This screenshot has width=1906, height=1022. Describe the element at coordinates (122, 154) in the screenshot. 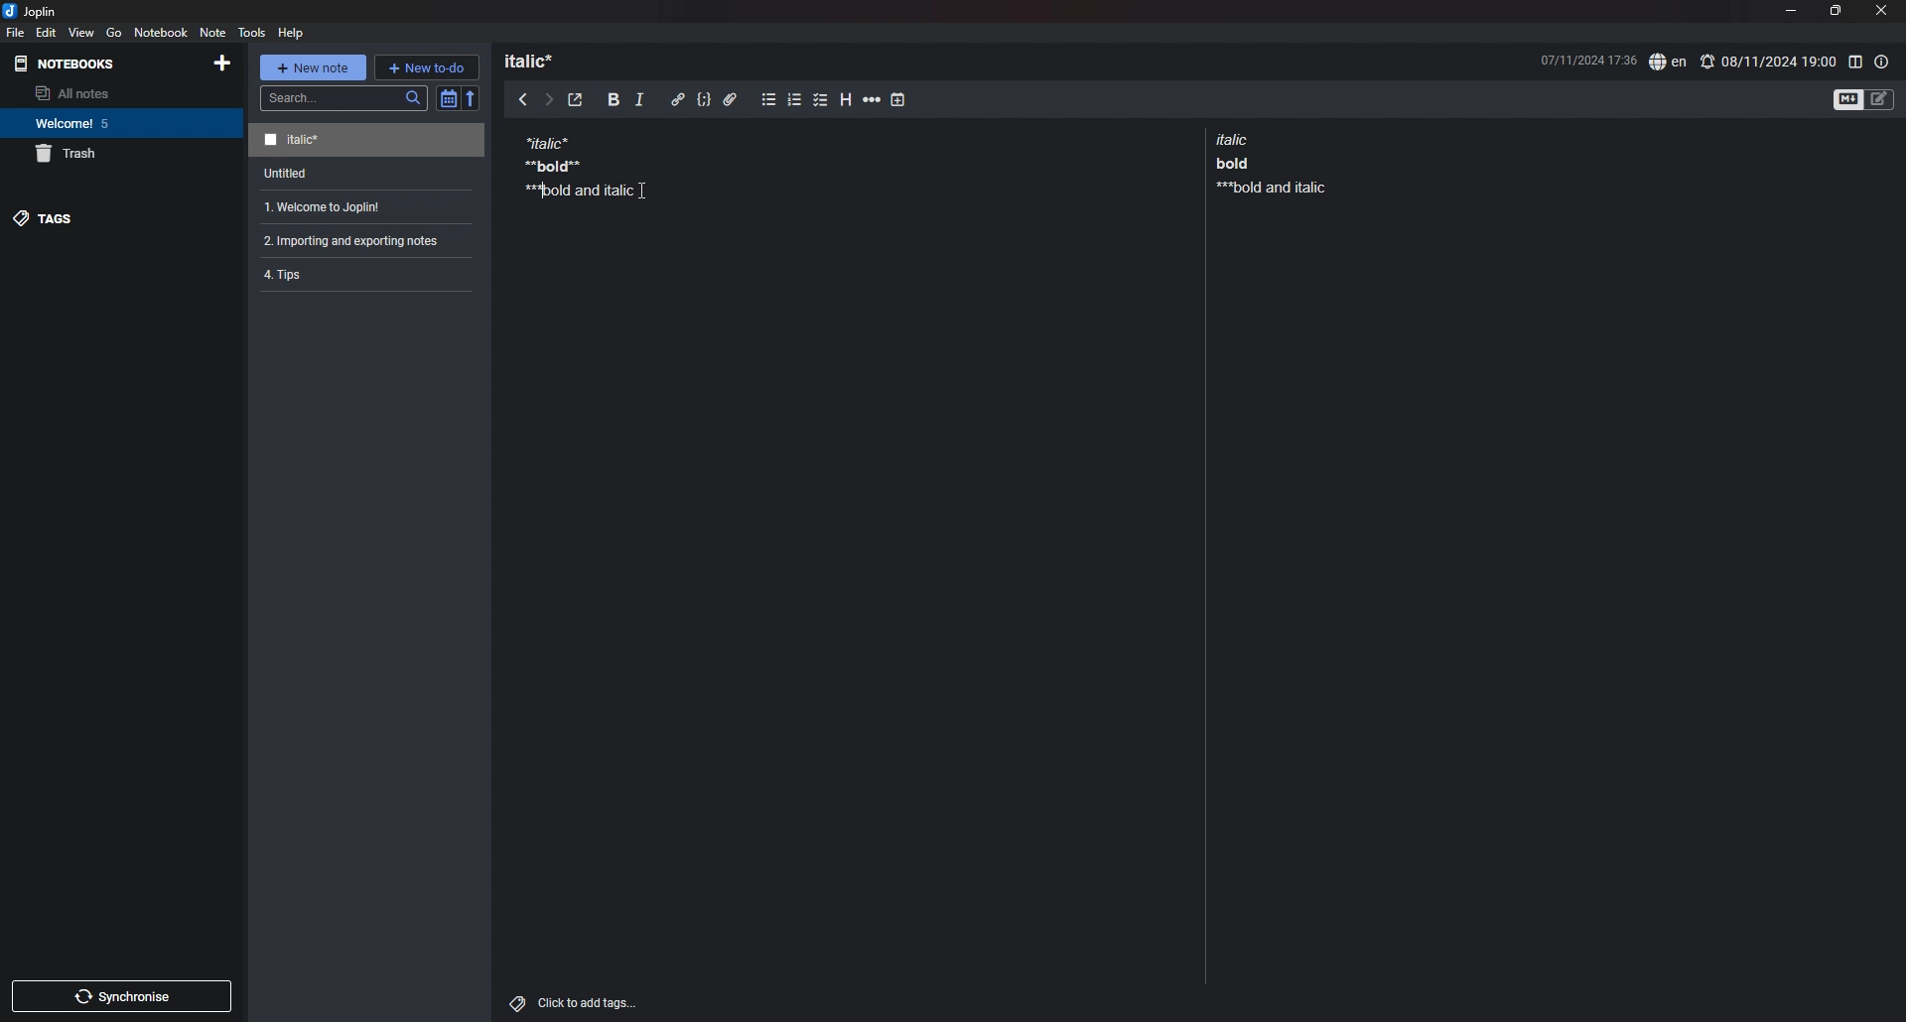

I see `trash` at that location.